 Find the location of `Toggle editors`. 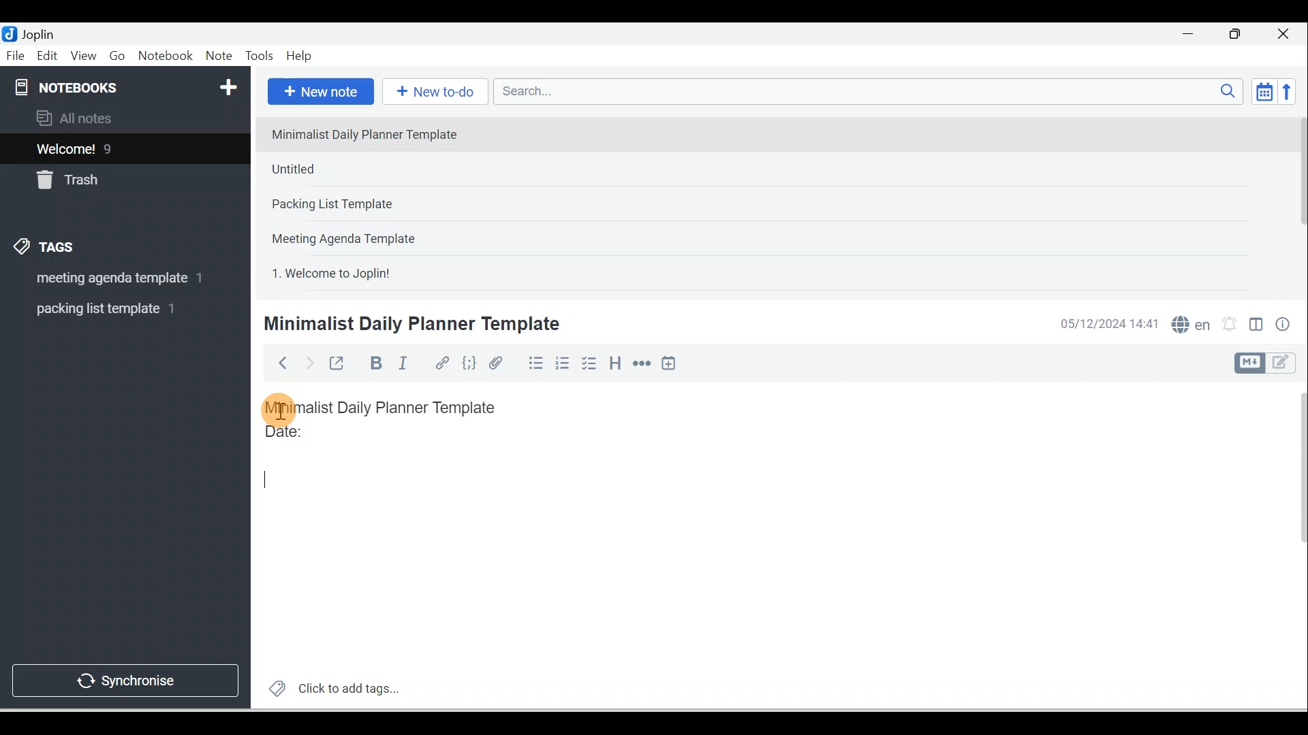

Toggle editors is located at coordinates (1256, 327).